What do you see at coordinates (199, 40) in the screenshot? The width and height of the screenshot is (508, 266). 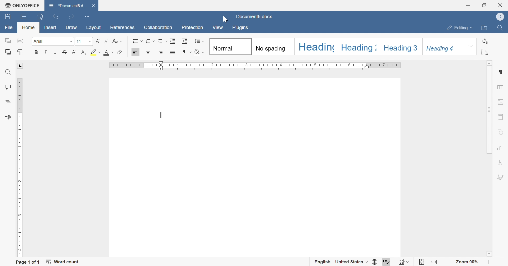 I see `line spacing` at bounding box center [199, 40].